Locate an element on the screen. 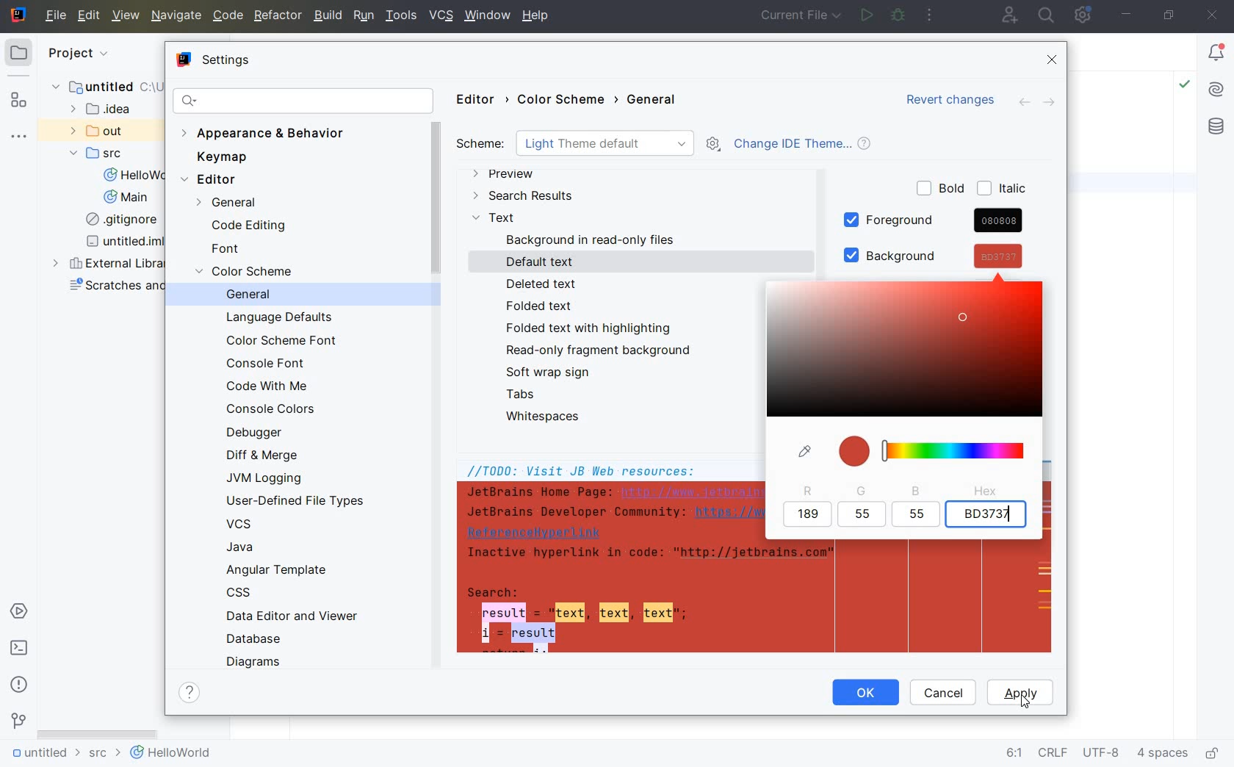 This screenshot has height=767, width=1234. WHITESPACES is located at coordinates (546, 417).